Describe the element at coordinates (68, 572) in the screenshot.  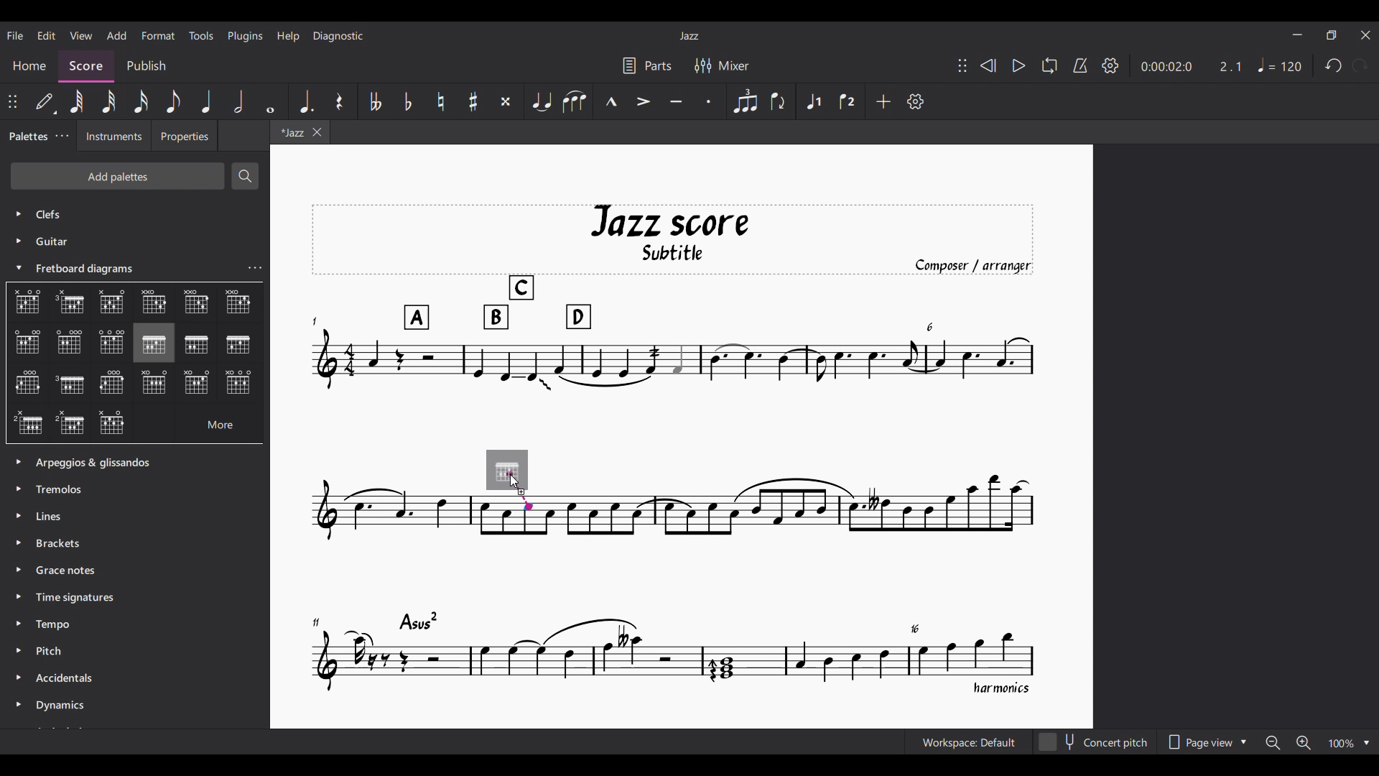
I see `Grace` at that location.